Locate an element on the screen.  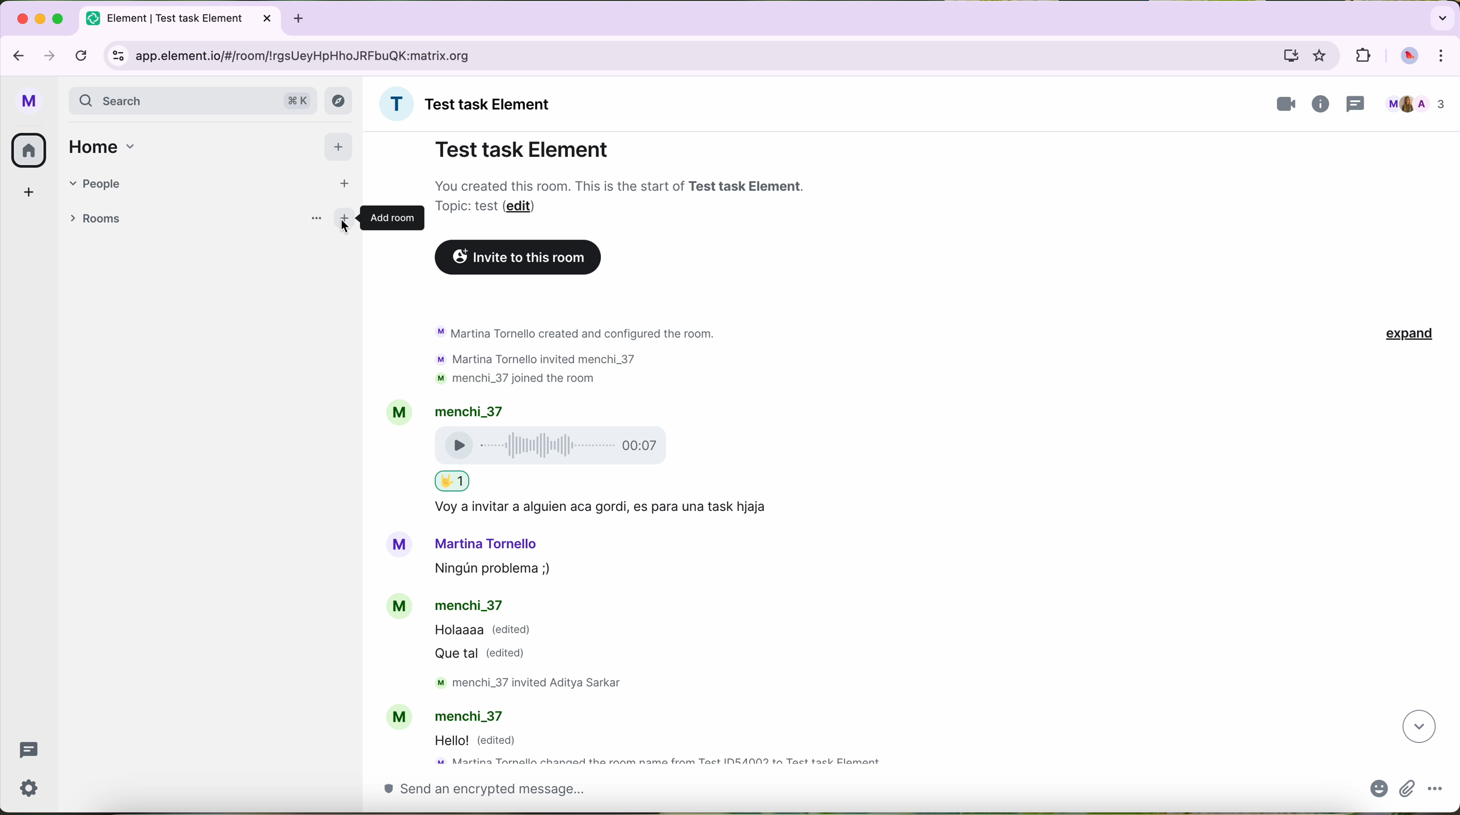
name is located at coordinates (470, 104).